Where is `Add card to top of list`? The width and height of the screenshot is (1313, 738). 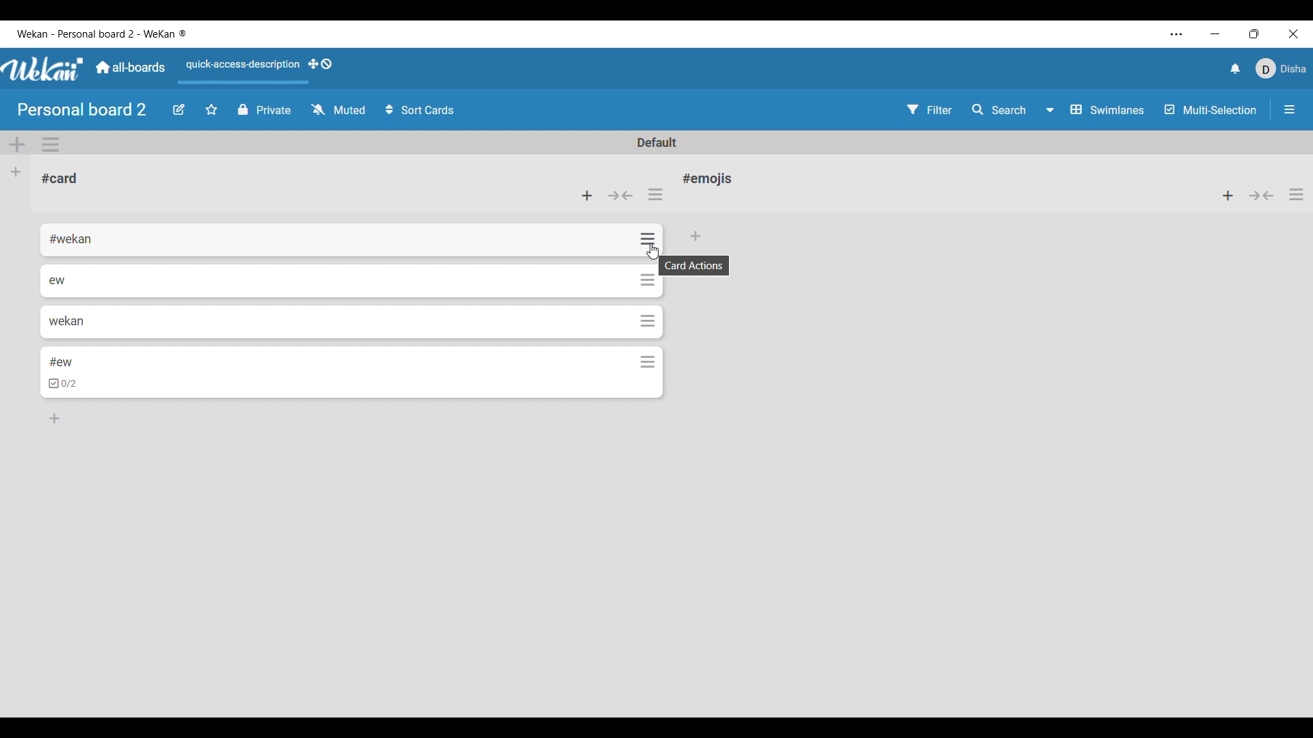 Add card to top of list is located at coordinates (1228, 195).